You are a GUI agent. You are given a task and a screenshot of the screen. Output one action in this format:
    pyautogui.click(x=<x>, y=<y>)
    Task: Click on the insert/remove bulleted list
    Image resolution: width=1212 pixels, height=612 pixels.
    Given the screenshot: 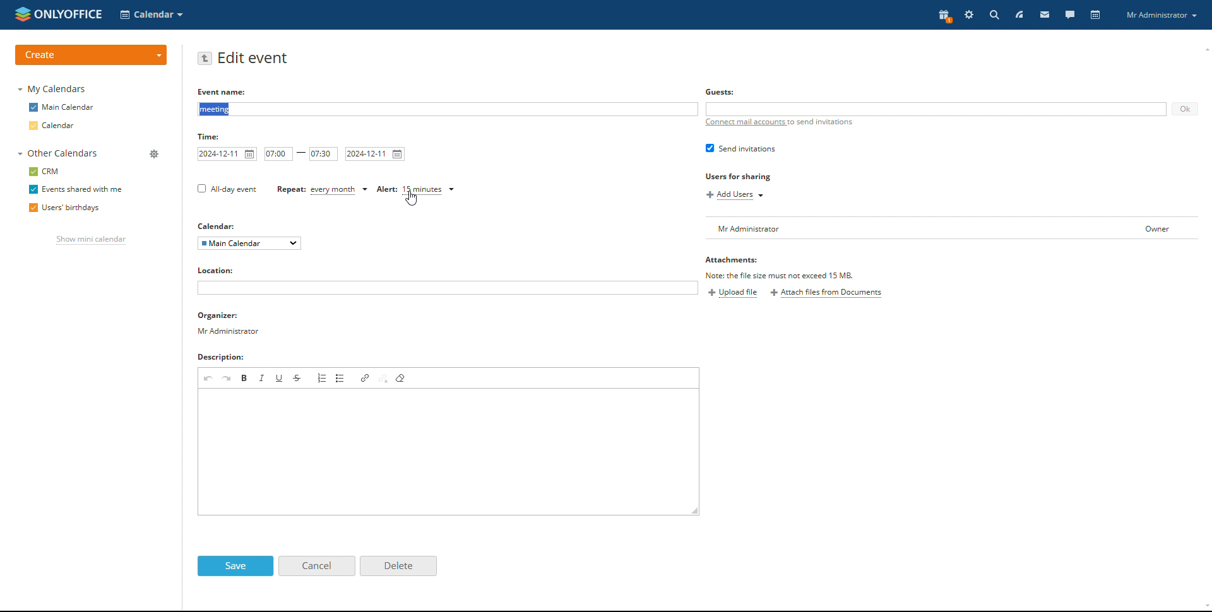 What is the action you would take?
    pyautogui.click(x=341, y=378)
    